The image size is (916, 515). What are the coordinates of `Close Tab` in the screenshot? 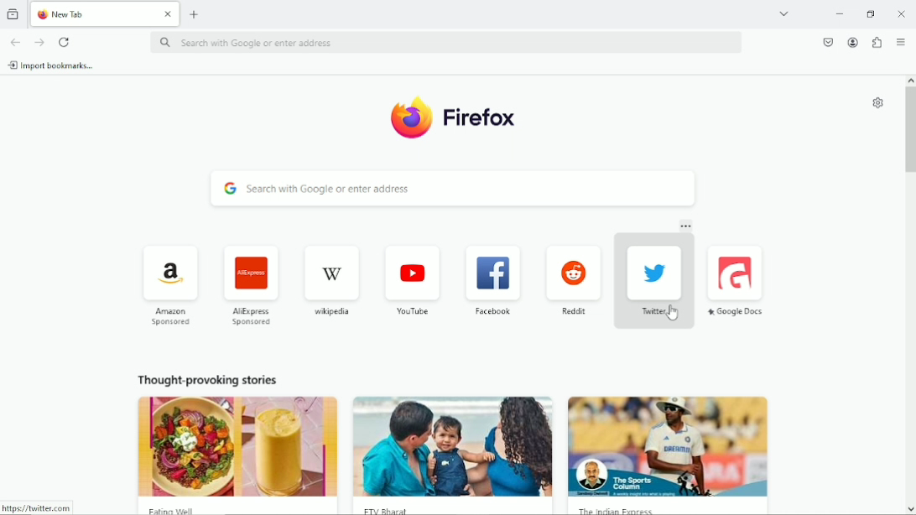 It's located at (169, 14).